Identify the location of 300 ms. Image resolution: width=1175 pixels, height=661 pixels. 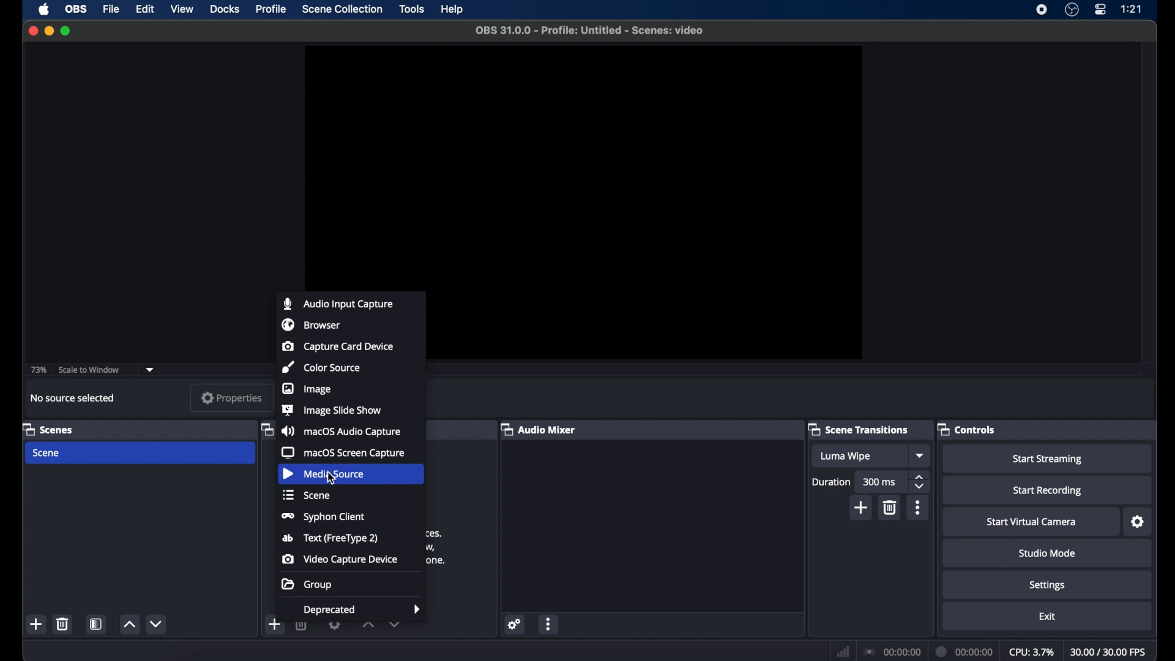
(880, 482).